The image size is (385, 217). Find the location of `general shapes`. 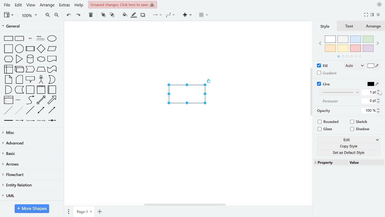

general shapes is located at coordinates (30, 110).